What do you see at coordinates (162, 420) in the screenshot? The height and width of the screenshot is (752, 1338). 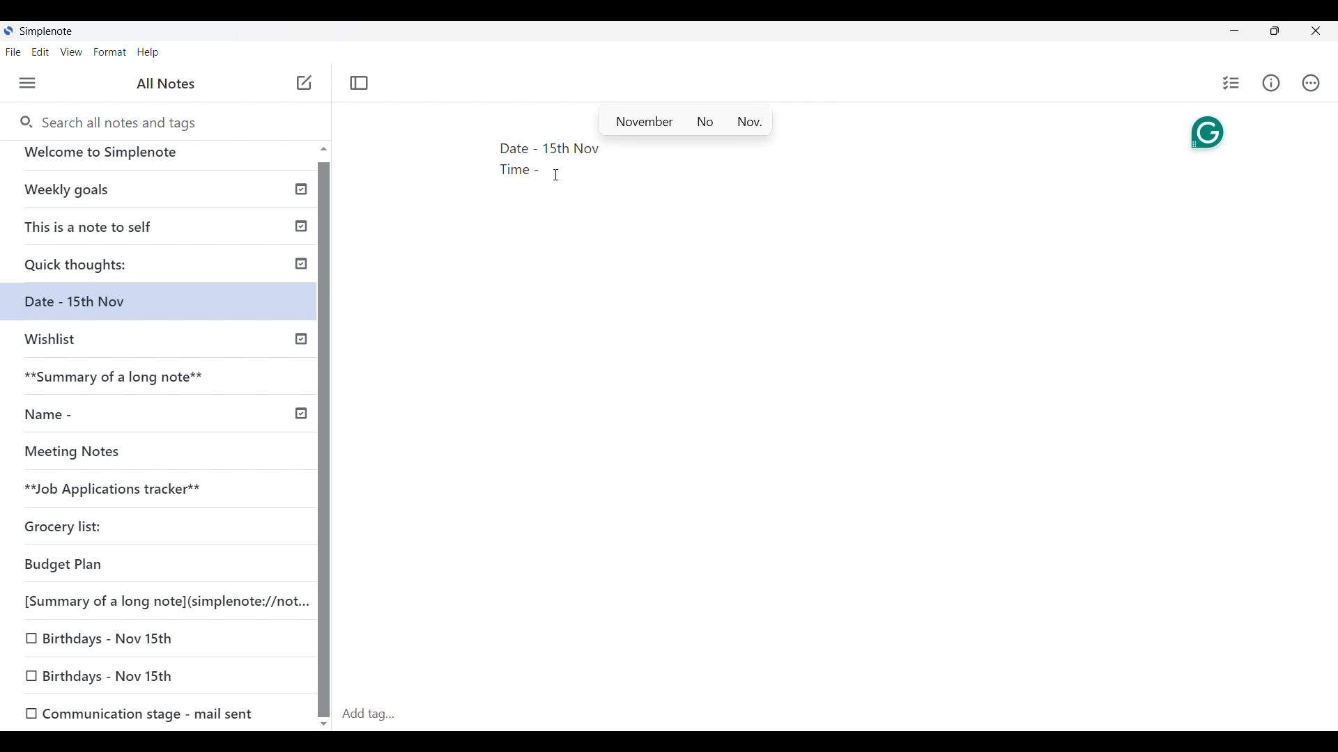 I see `Published note indicated by check icon` at bounding box center [162, 420].